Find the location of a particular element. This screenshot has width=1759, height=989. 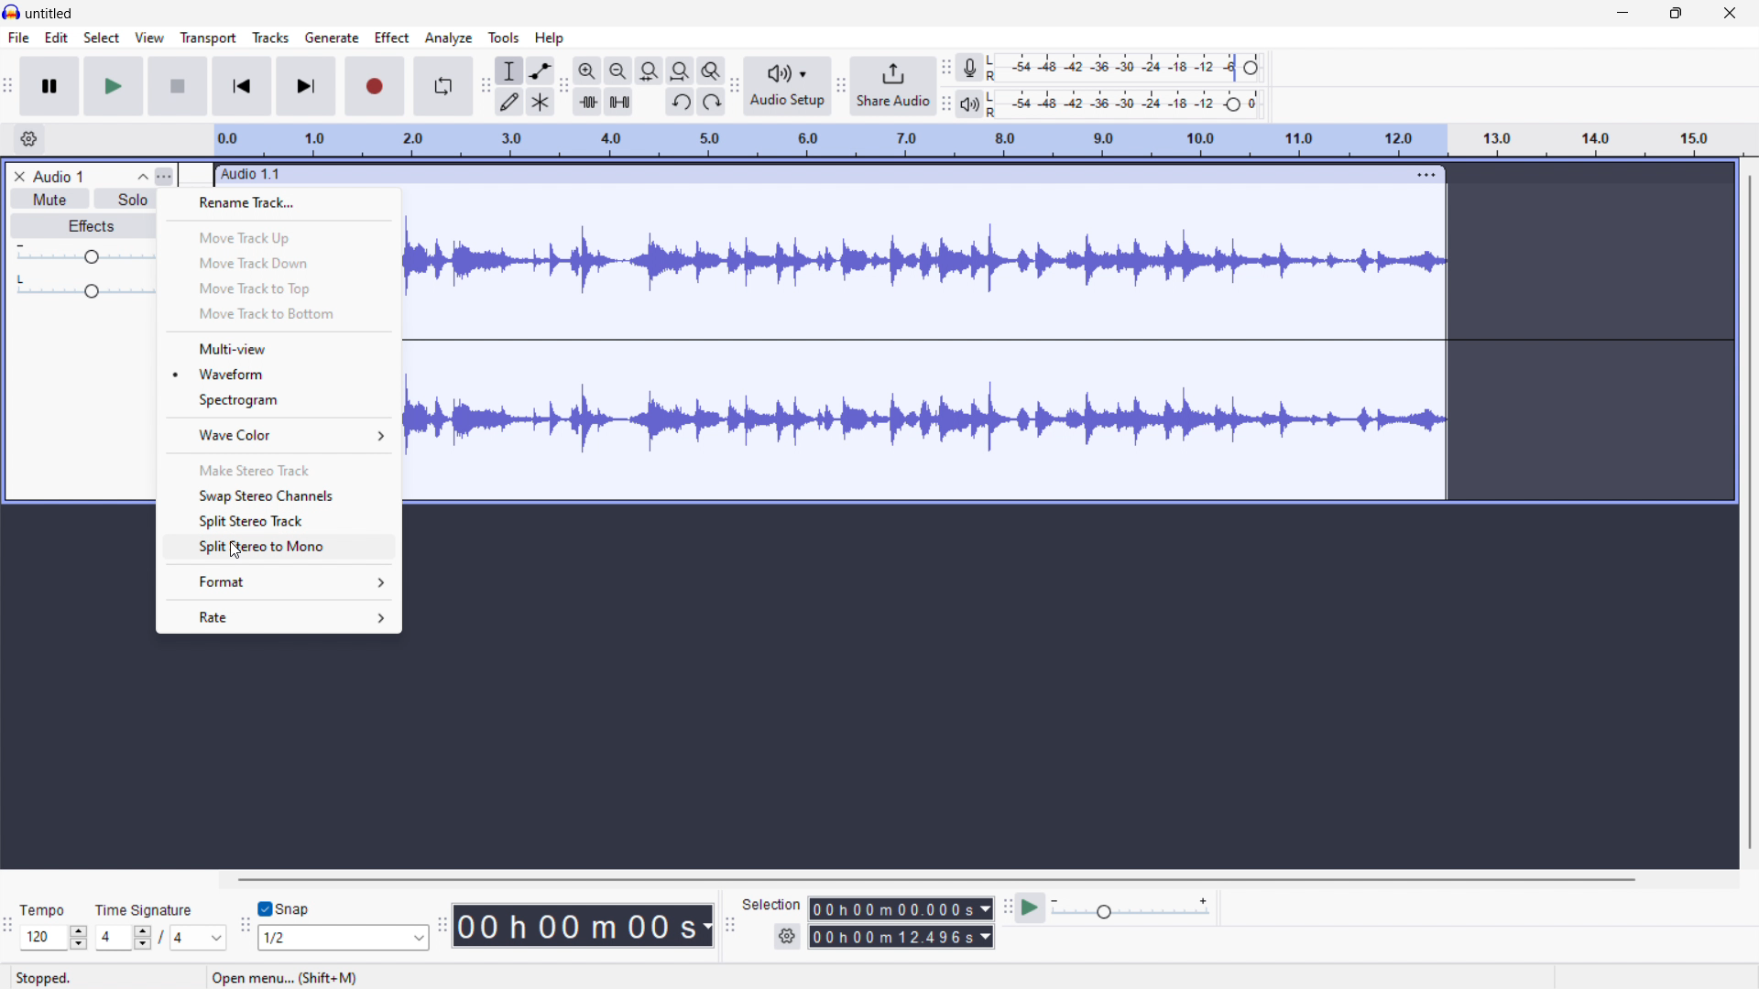

playback meter toolbar is located at coordinates (945, 105).